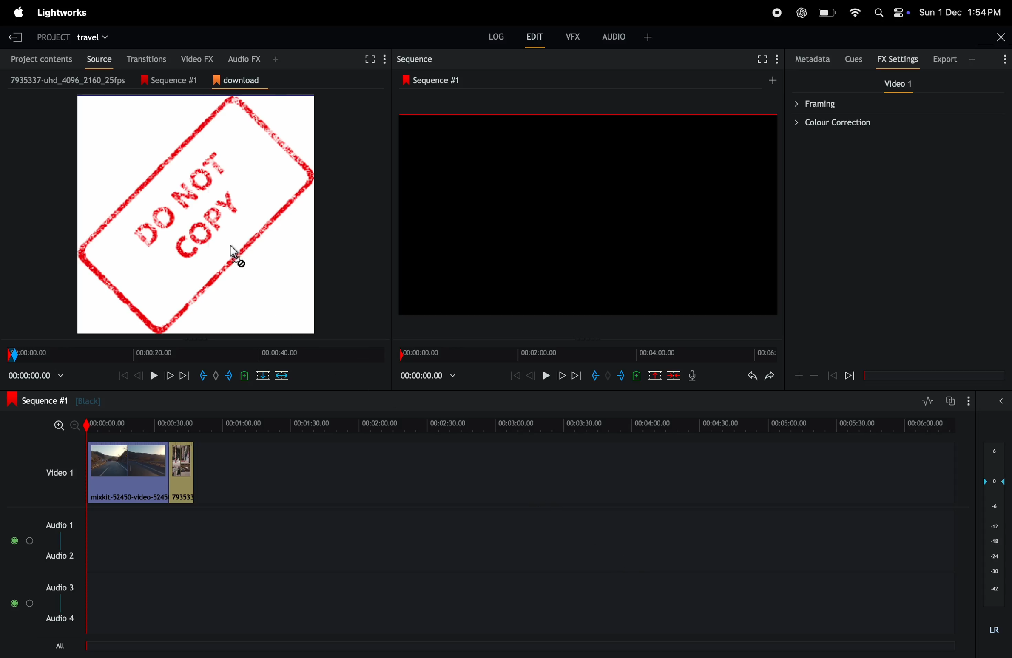 This screenshot has width=1012, height=658. I want to click on video details, so click(68, 80).